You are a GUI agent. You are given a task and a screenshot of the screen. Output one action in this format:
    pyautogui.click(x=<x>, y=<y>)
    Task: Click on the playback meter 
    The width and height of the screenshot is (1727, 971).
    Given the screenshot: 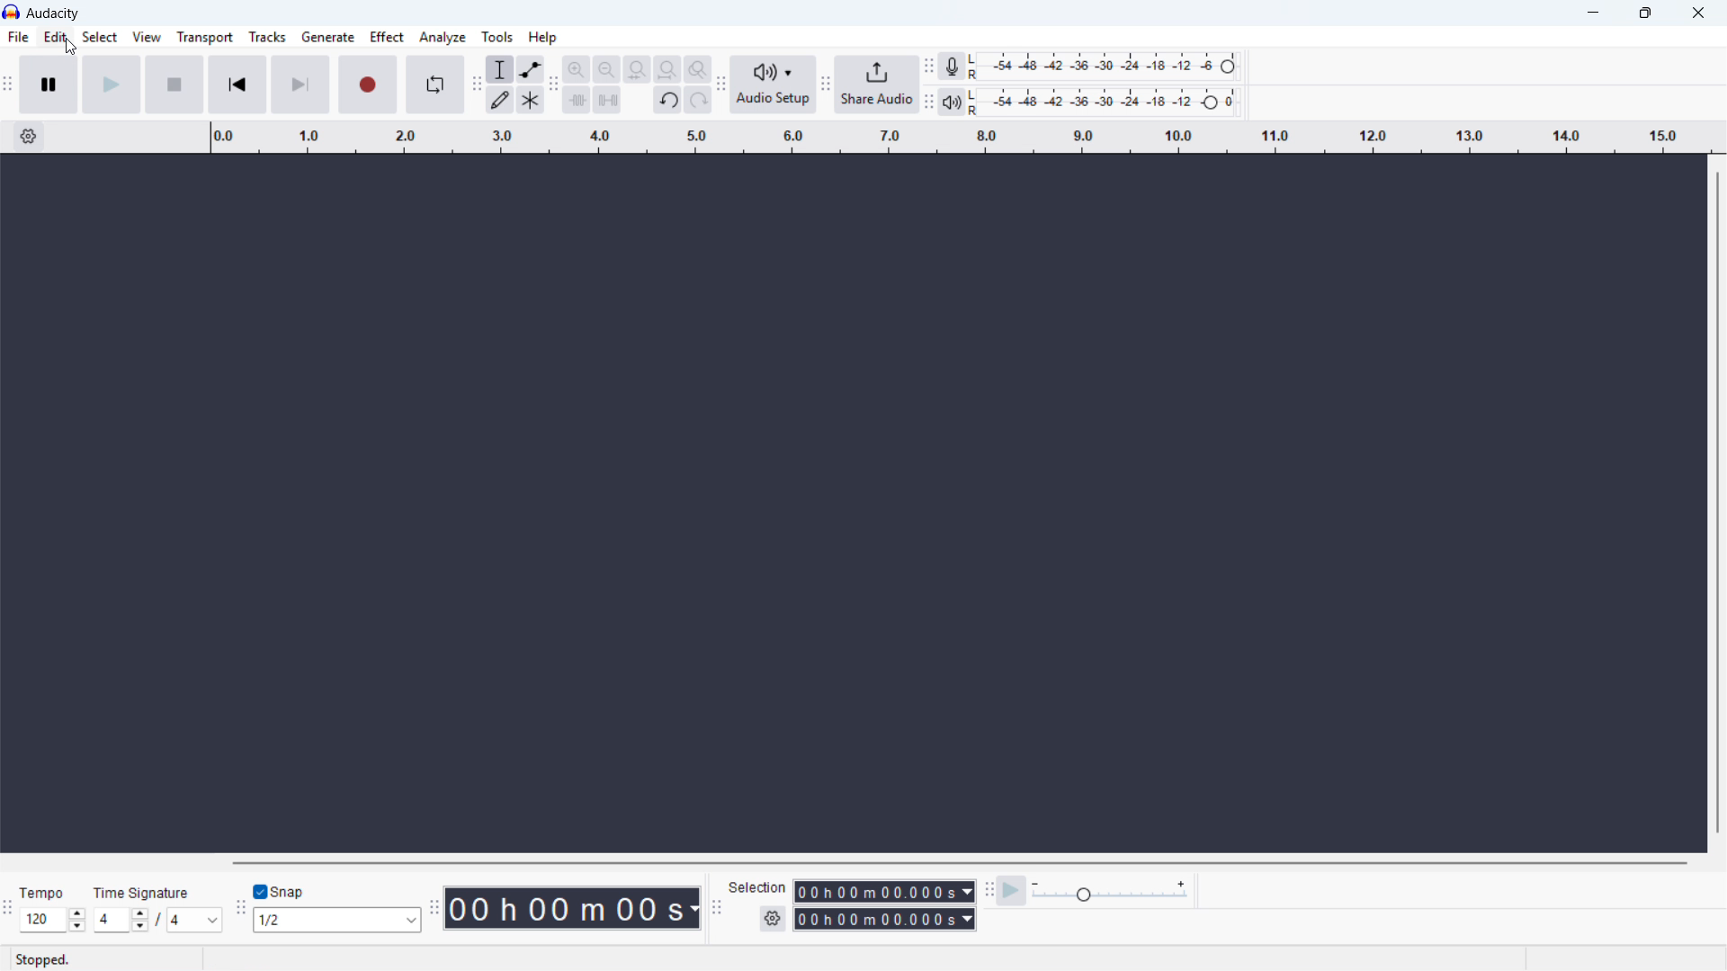 What is the action you would take?
    pyautogui.click(x=953, y=102)
    